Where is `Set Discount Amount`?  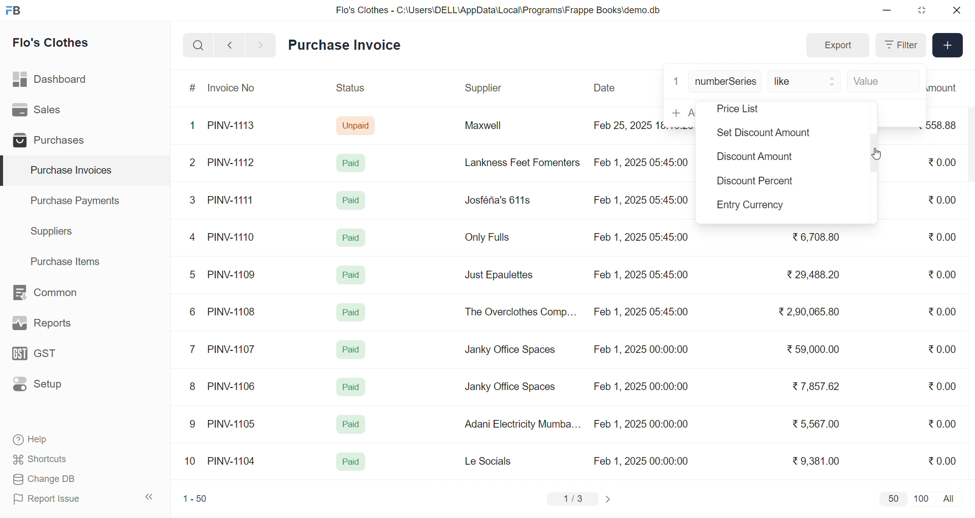
Set Discount Amount is located at coordinates (761, 134).